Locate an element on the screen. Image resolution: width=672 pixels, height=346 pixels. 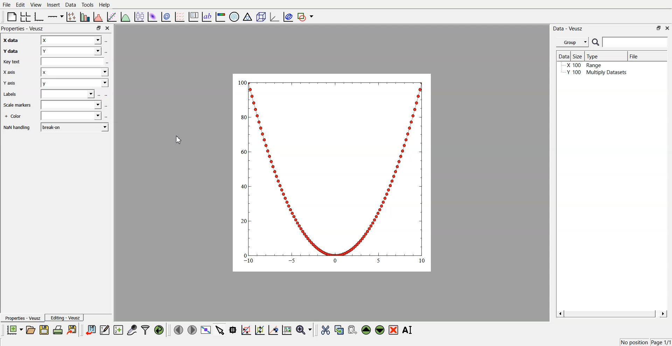
cursor is located at coordinates (176, 139).